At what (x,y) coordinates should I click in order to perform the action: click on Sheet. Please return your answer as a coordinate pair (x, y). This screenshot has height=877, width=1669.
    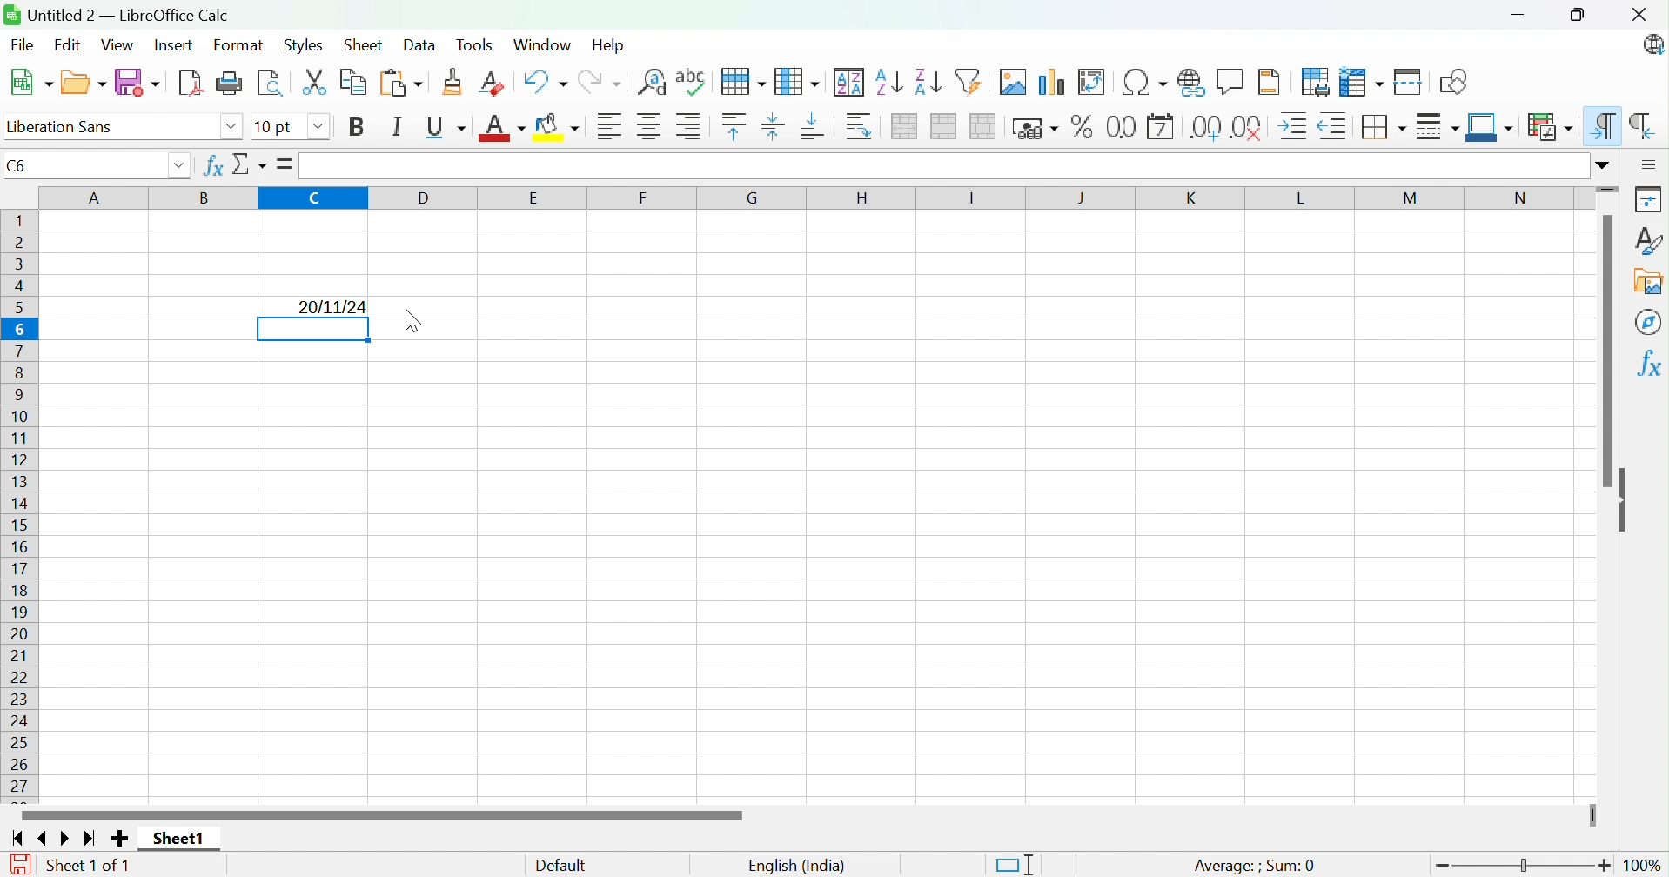
    Looking at the image, I should click on (362, 44).